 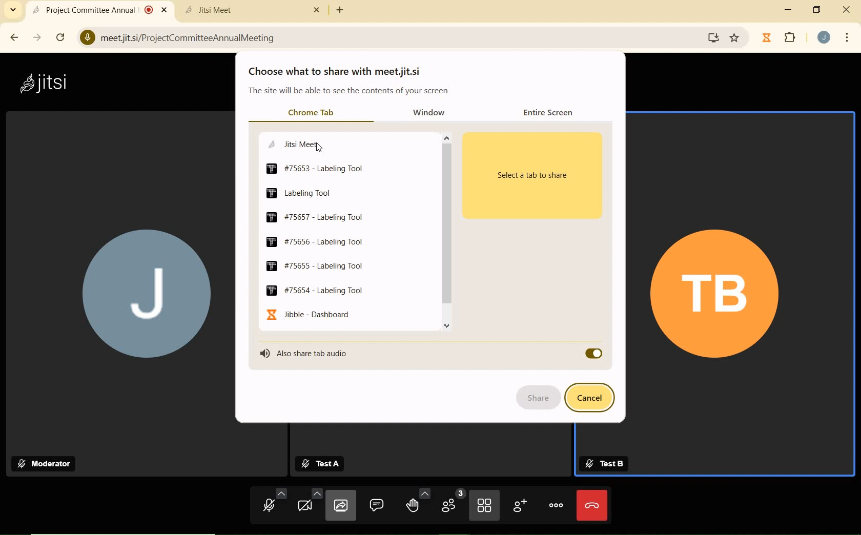 I want to click on share, so click(x=537, y=398).